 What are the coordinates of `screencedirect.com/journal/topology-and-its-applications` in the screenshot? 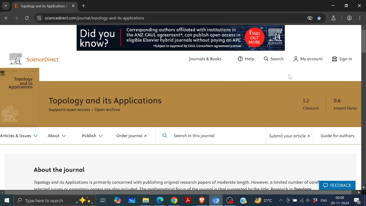 It's located at (97, 18).